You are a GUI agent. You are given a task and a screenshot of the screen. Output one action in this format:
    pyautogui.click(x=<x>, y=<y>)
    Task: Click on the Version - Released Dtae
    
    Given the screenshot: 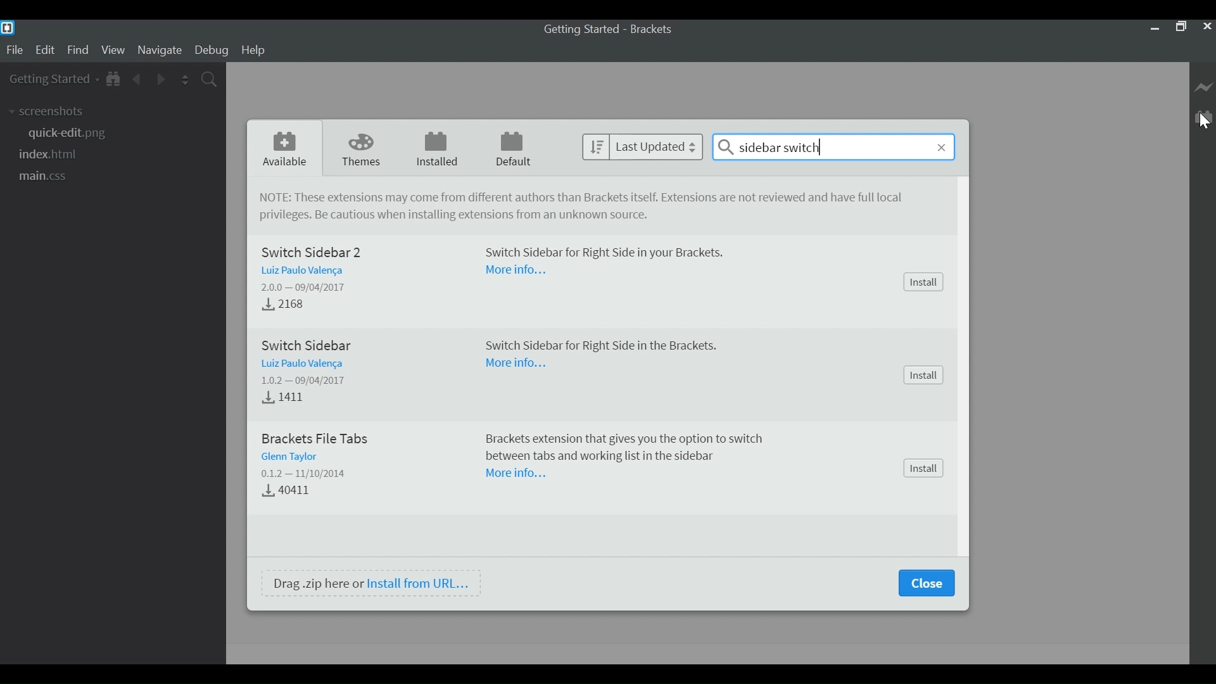 What is the action you would take?
    pyautogui.click(x=310, y=380)
    